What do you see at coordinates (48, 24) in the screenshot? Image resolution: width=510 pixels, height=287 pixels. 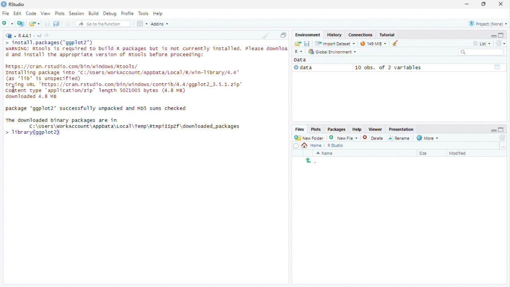 I see `Save current document` at bounding box center [48, 24].